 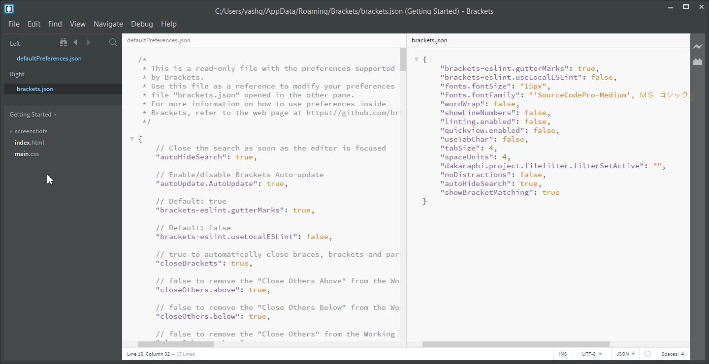 I want to click on Extension Manager, so click(x=698, y=61).